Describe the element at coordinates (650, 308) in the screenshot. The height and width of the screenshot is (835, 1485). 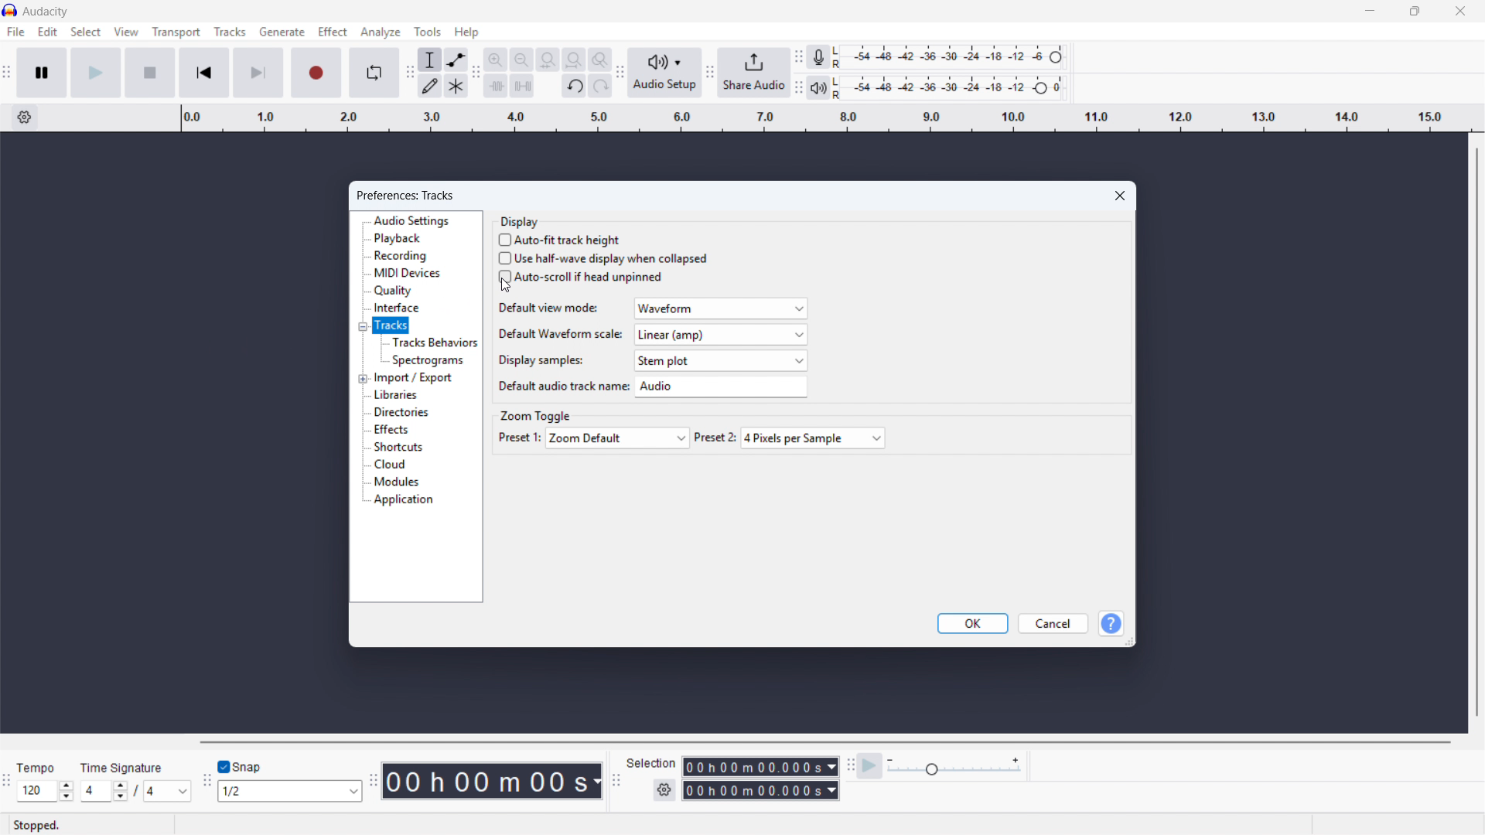
I see `default view mode` at that location.